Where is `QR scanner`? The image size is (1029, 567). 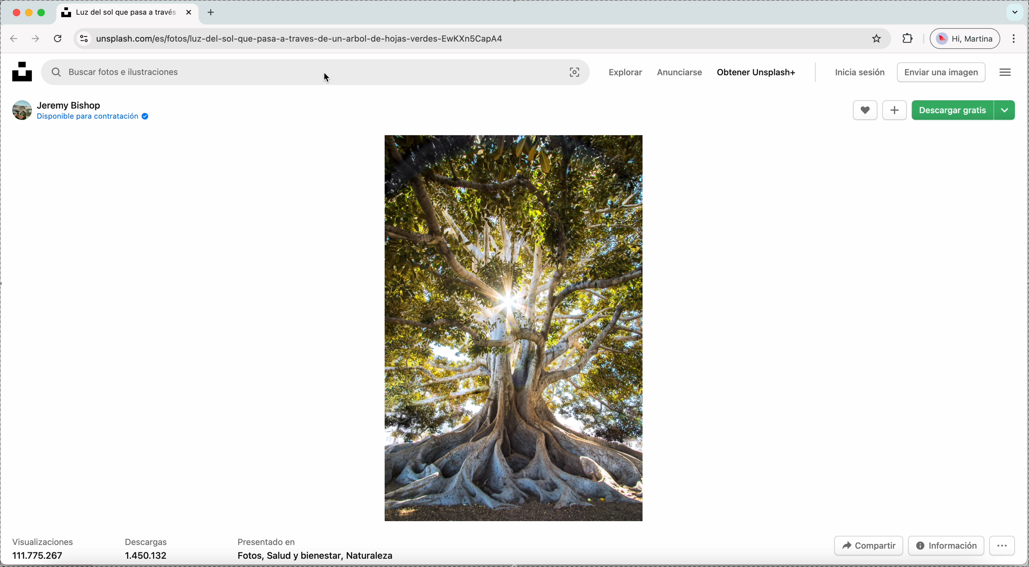
QR scanner is located at coordinates (576, 73).